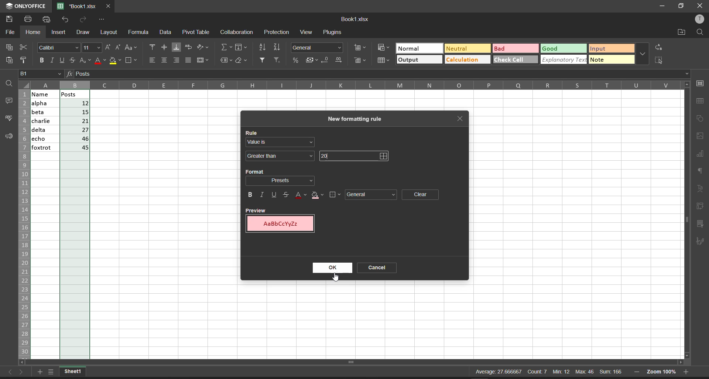  Describe the element at coordinates (41, 74) in the screenshot. I see `cell address` at that location.